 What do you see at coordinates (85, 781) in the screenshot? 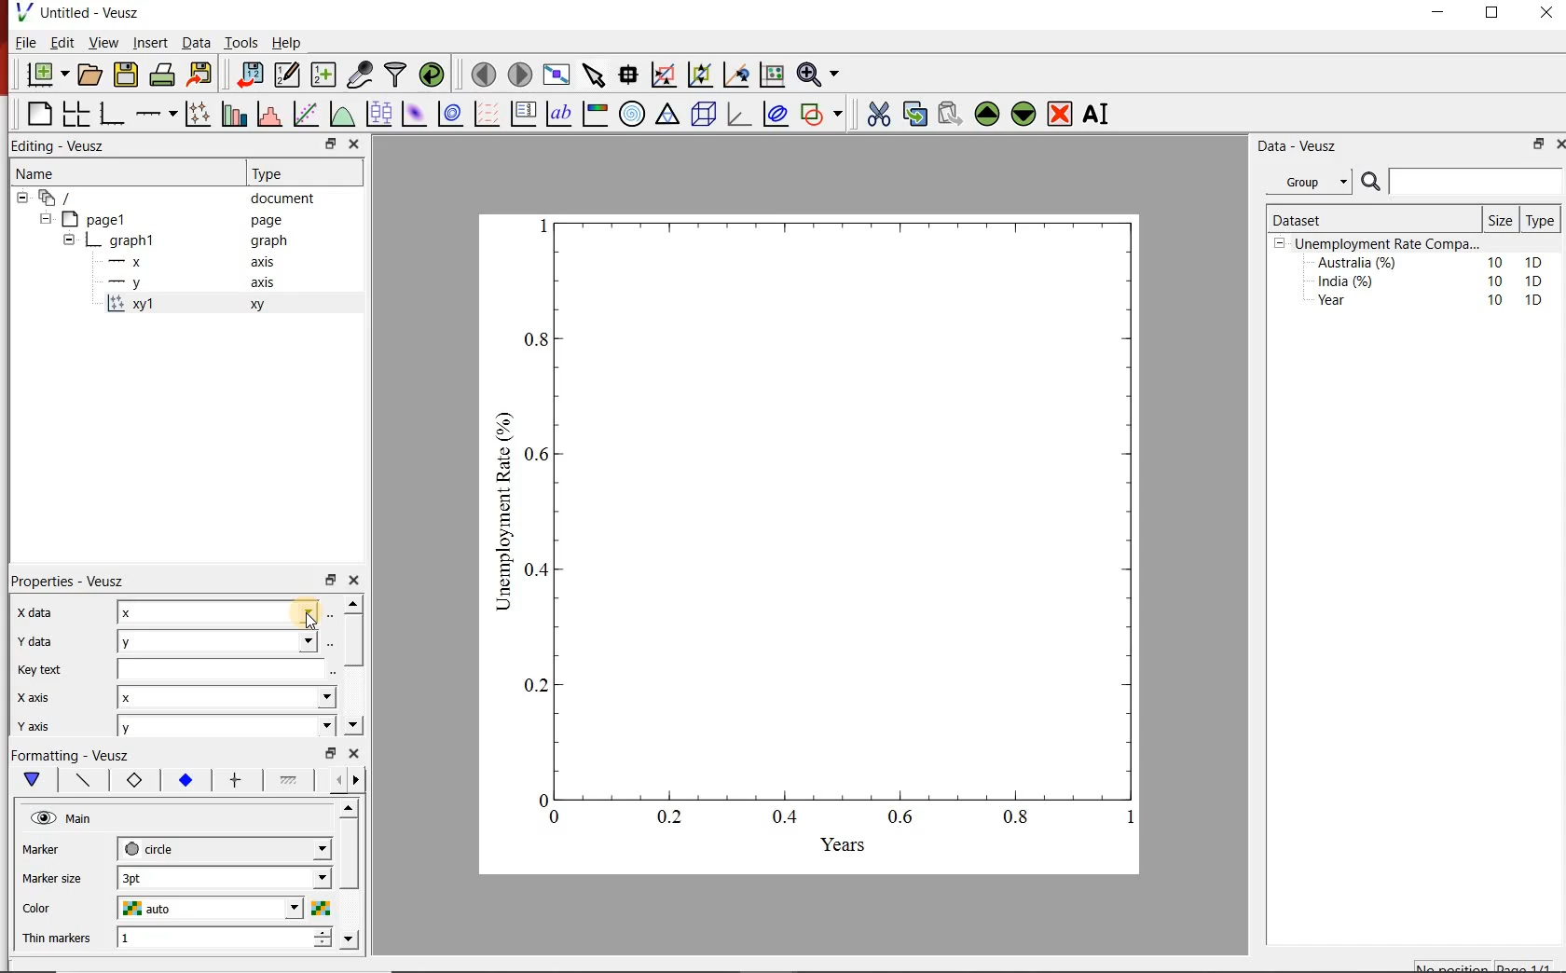
I see `plot line` at bounding box center [85, 781].